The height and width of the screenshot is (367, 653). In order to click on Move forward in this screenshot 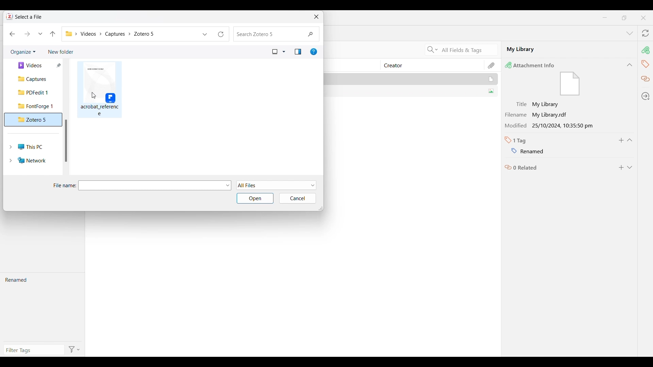, I will do `click(27, 34)`.